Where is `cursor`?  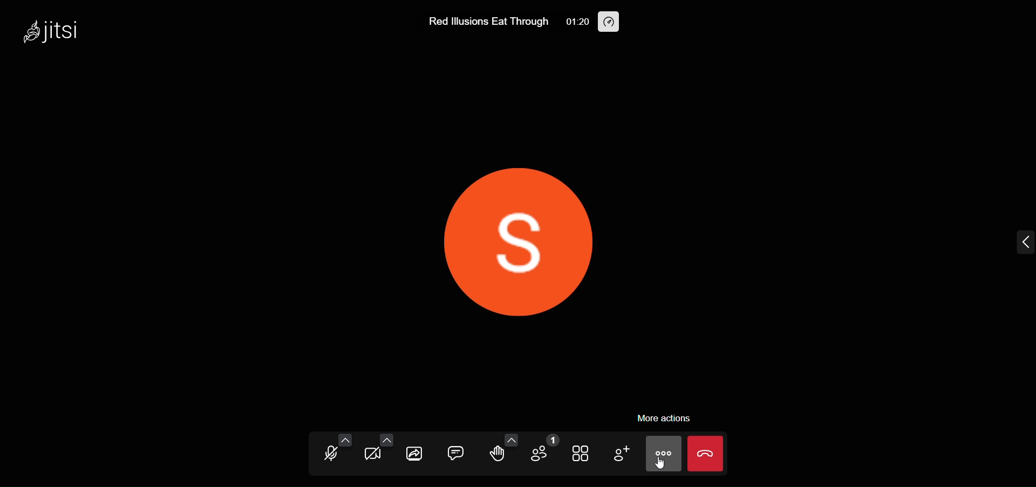
cursor is located at coordinates (659, 466).